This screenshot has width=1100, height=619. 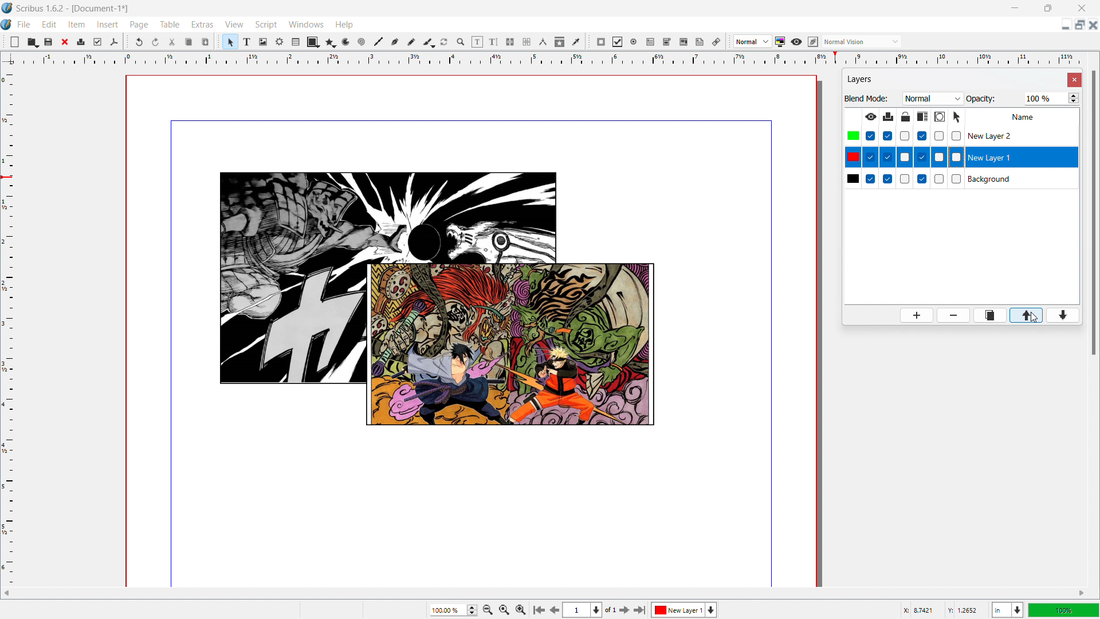 I want to click on horizontal ruler, so click(x=549, y=58).